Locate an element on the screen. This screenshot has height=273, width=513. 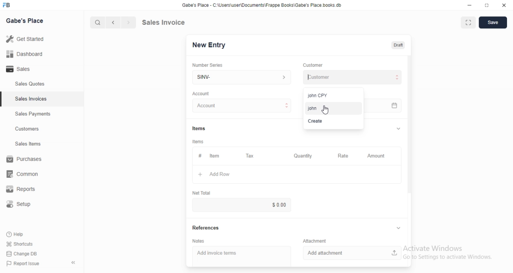
close is located at coordinates (504, 6).